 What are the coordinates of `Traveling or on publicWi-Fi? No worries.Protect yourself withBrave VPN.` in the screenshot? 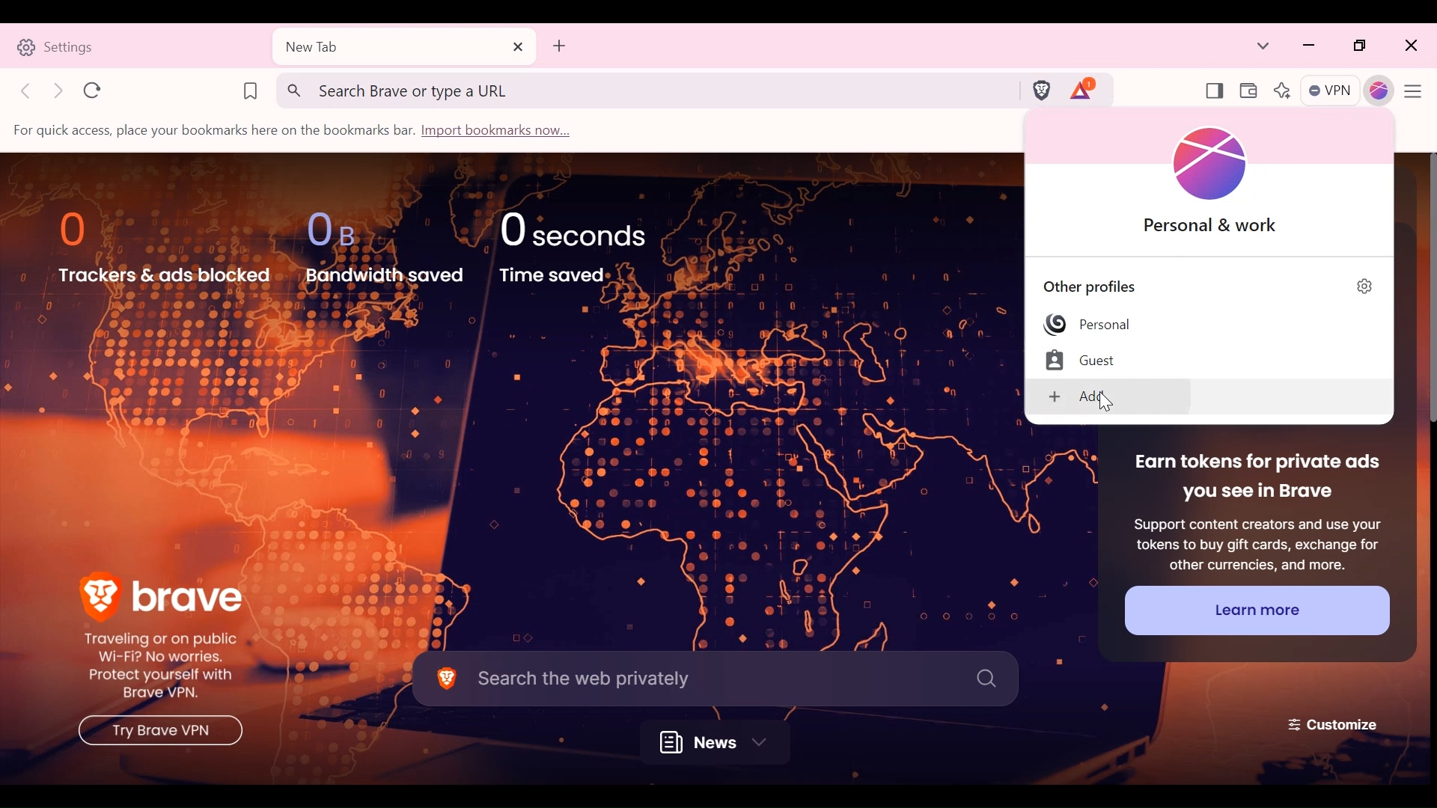 It's located at (171, 668).